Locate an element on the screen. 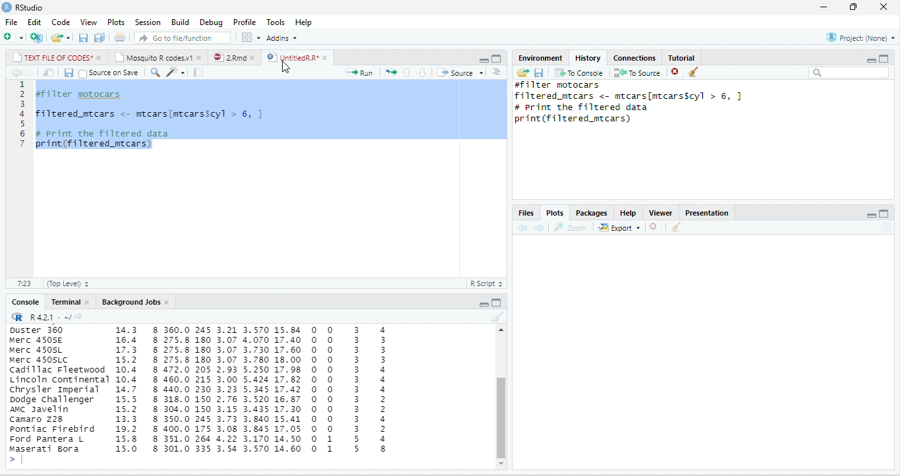  resize is located at coordinates (851, 7).